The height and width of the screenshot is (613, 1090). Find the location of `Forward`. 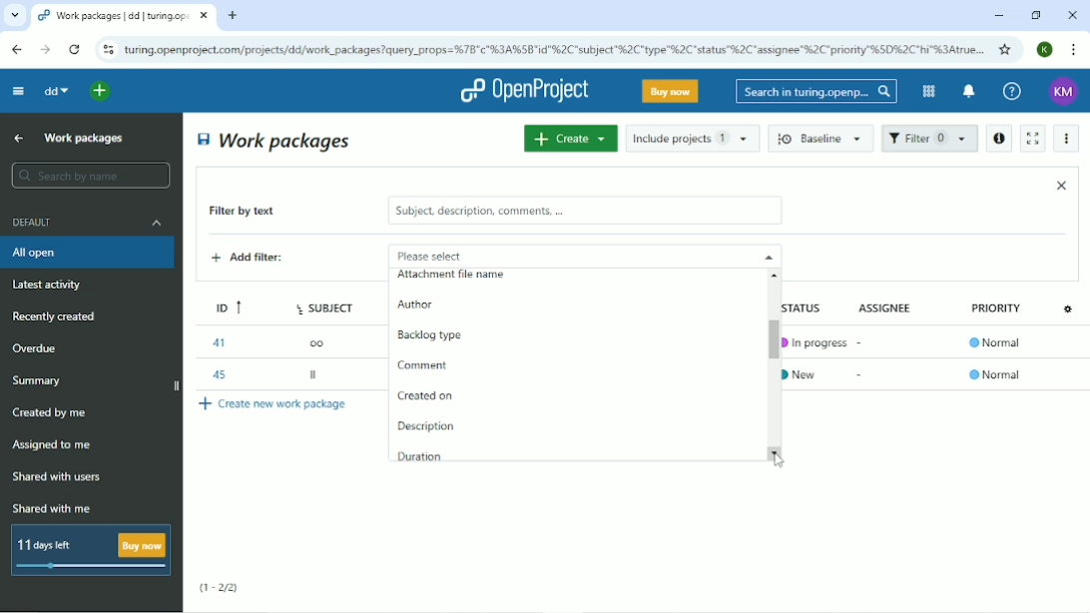

Forward is located at coordinates (43, 50).